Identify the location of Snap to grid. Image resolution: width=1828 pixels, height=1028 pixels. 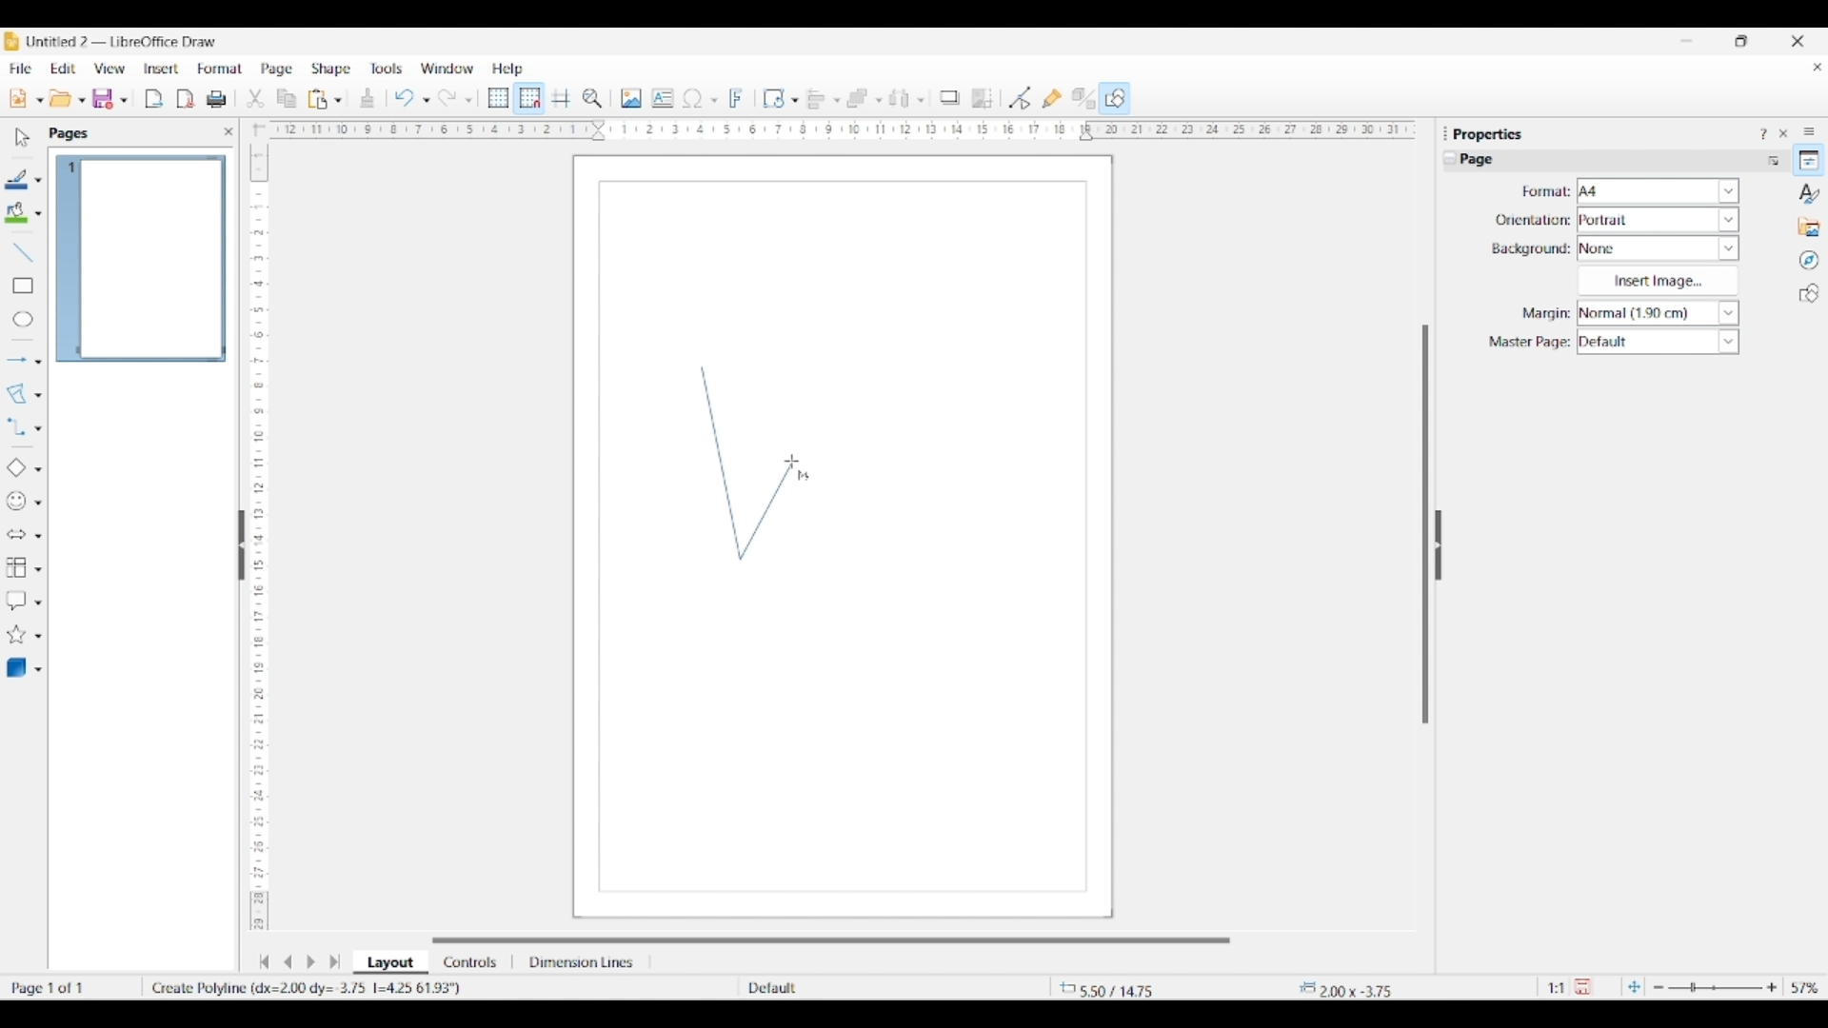
(530, 99).